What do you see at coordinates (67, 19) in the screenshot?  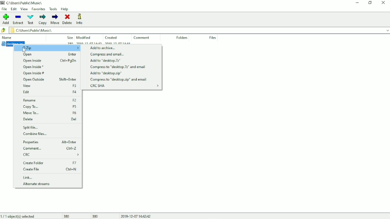 I see `Delete` at bounding box center [67, 19].